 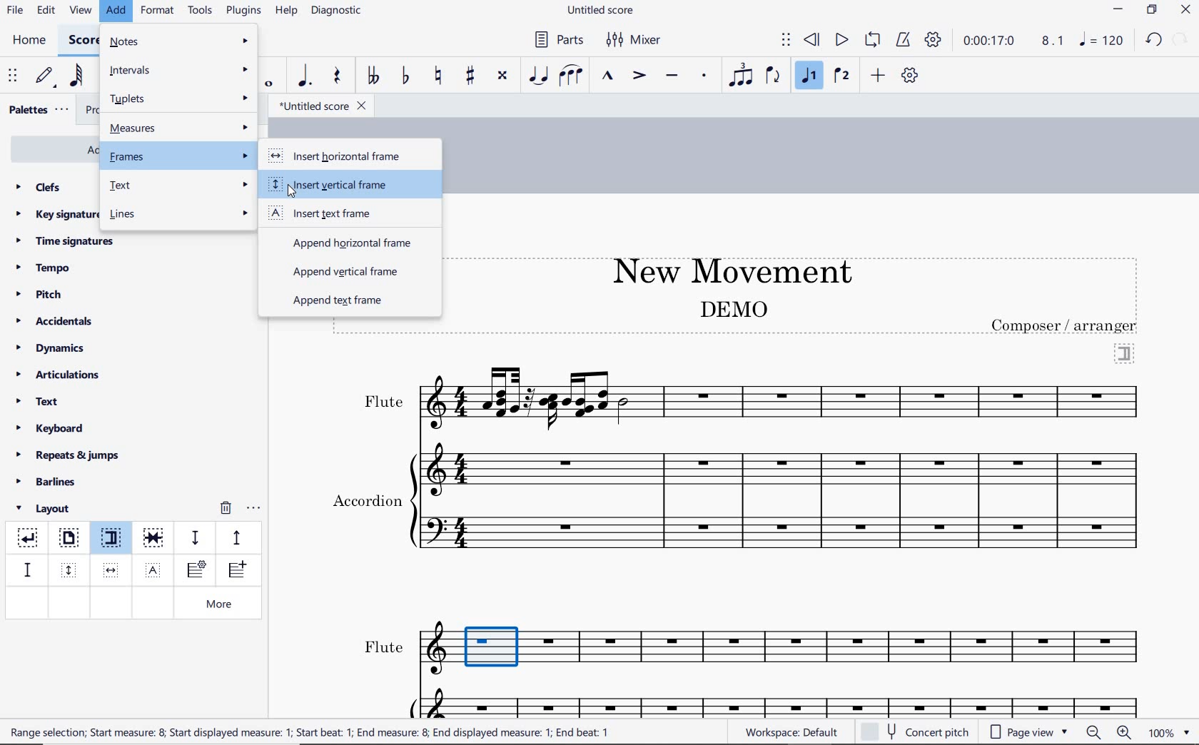 I want to click on remove layout, so click(x=226, y=510).